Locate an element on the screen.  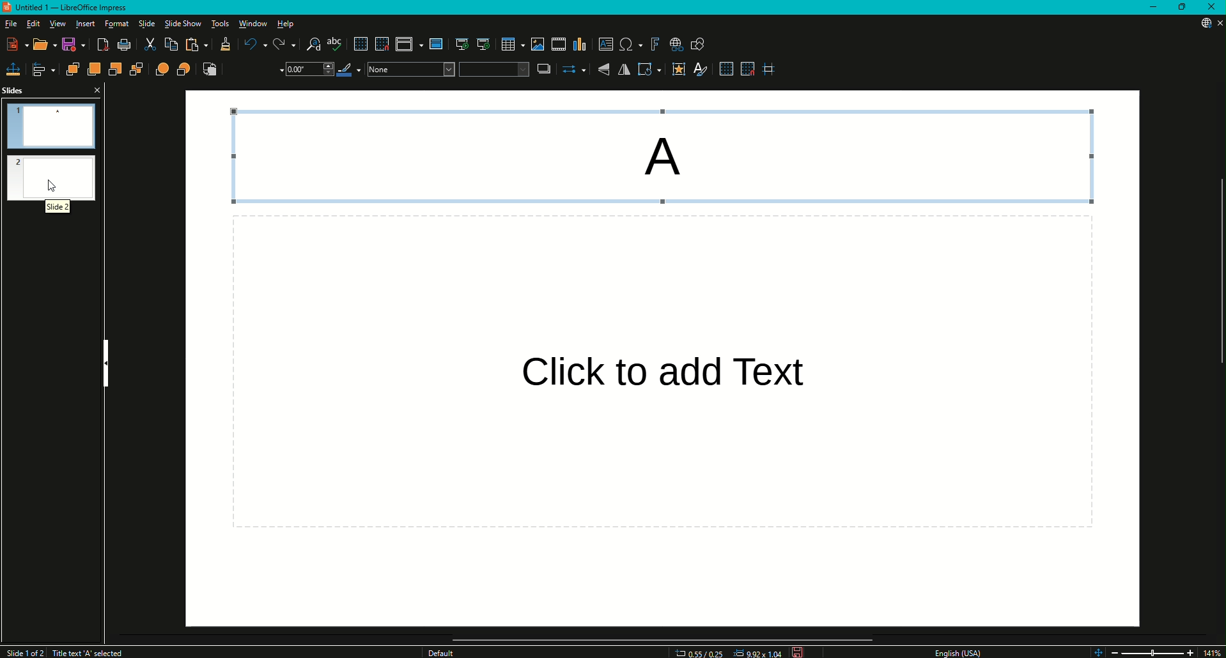
Restore is located at coordinates (1183, 8).